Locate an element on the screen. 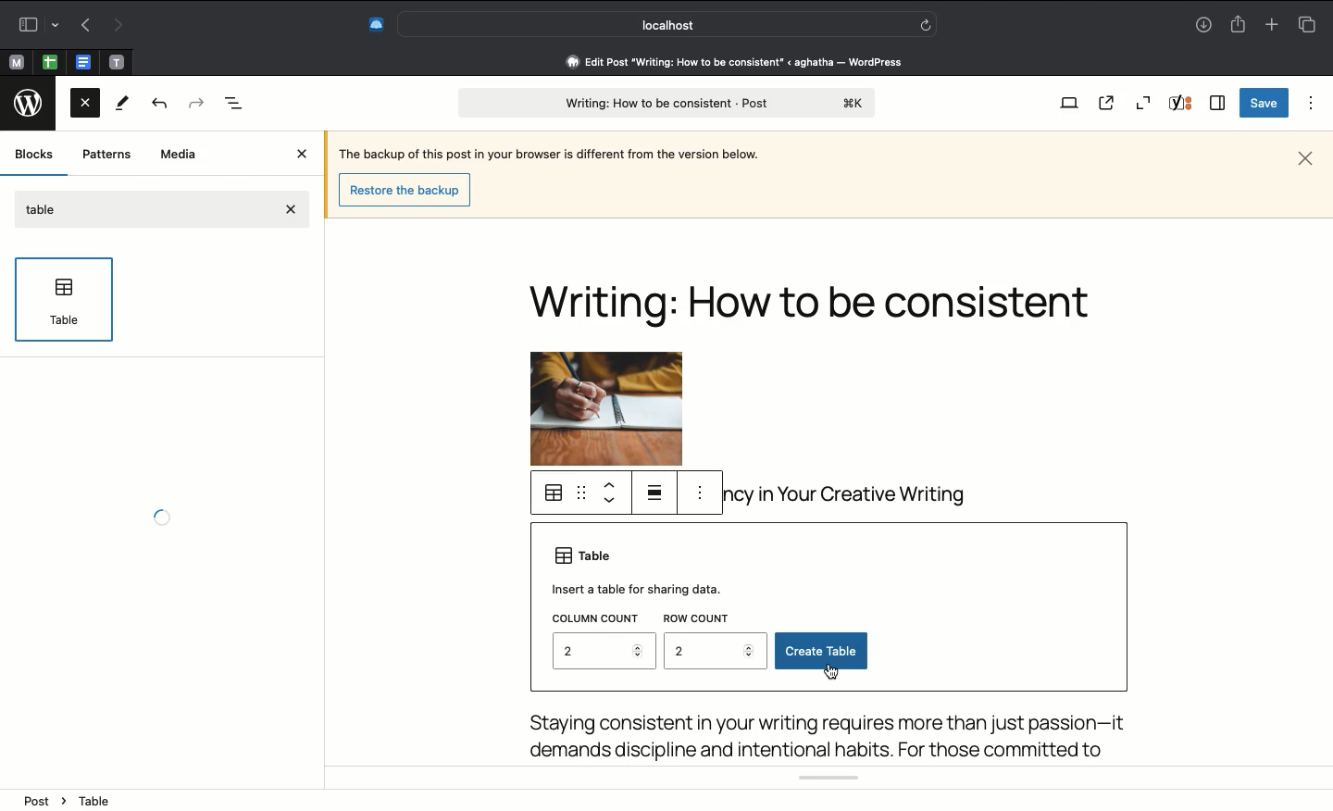 The image size is (1333, 811). Close is located at coordinates (1305, 158).